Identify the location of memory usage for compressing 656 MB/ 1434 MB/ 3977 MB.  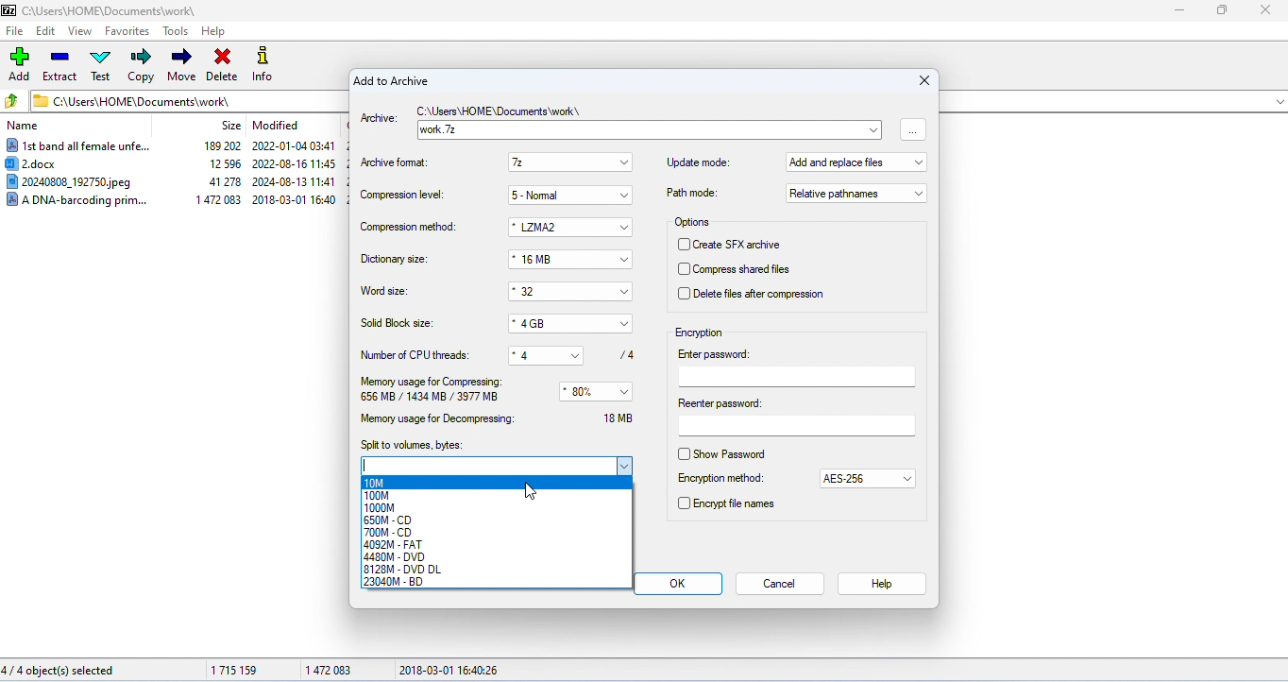
(433, 390).